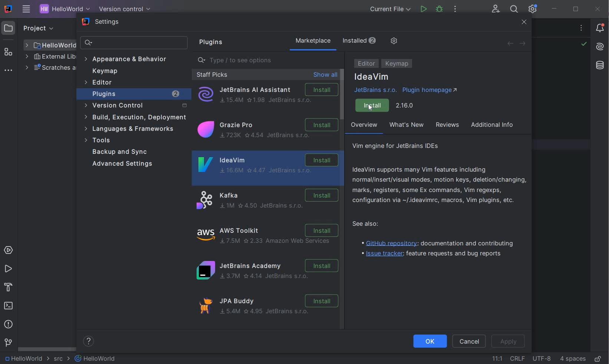  What do you see at coordinates (130, 130) in the screenshot?
I see `language & frameworks` at bounding box center [130, 130].